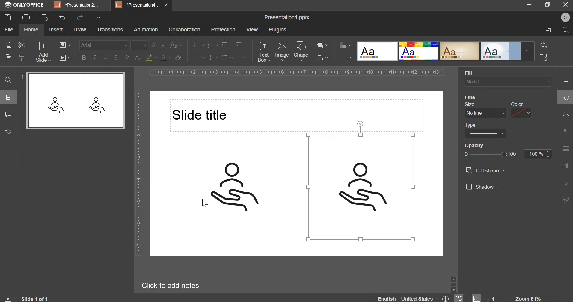  I want to click on shape setting, so click(566, 98).